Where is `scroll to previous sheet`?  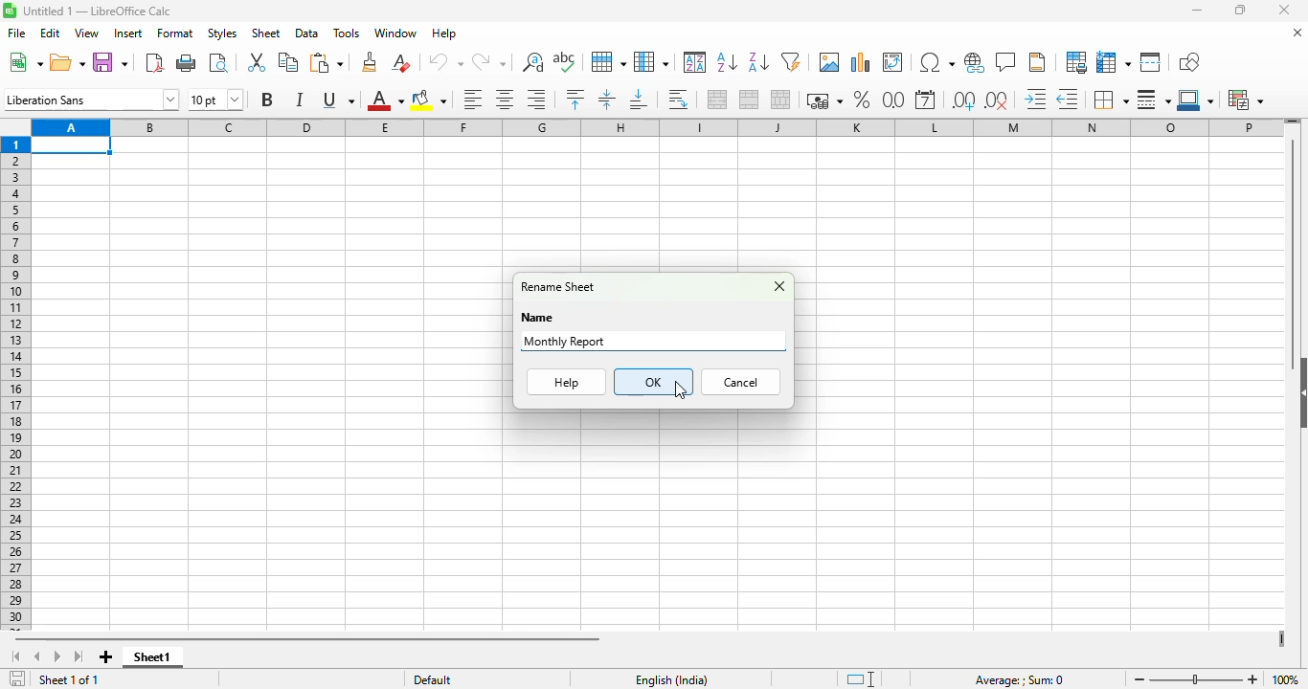
scroll to previous sheet is located at coordinates (37, 657).